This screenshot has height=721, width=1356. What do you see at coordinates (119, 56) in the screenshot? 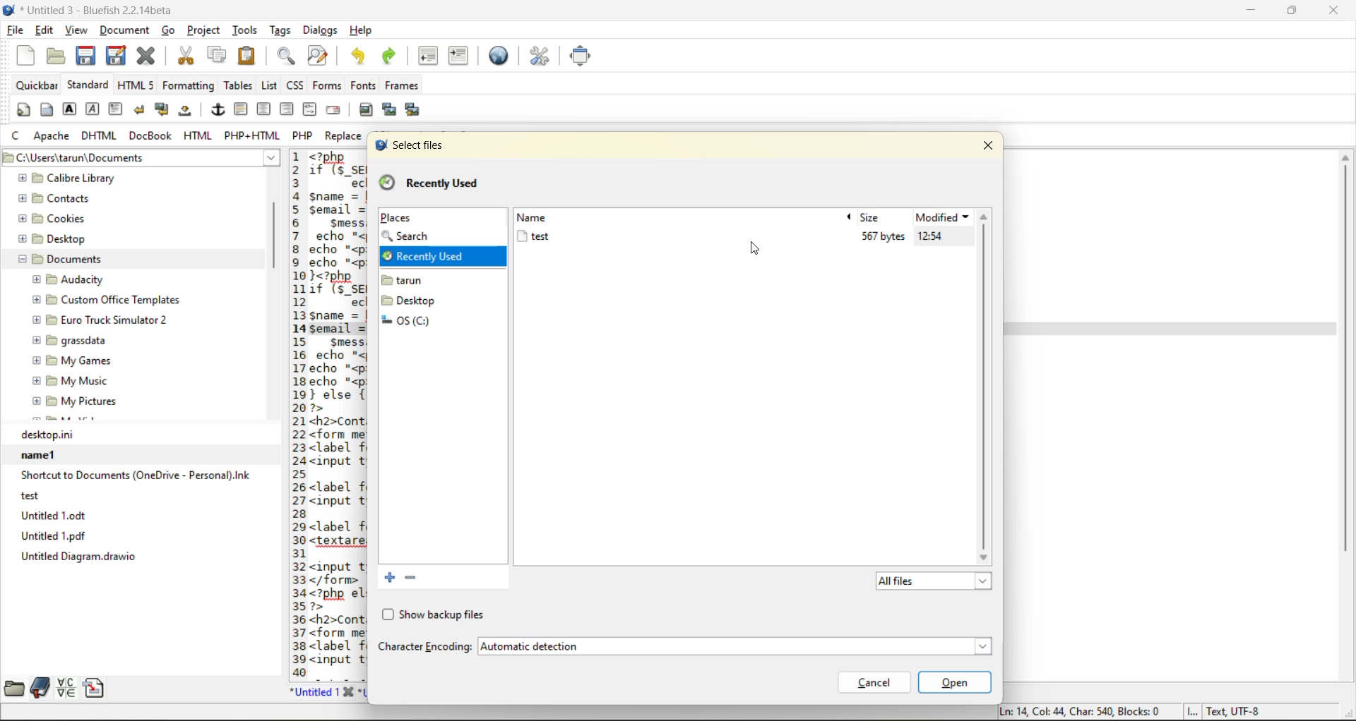
I see `save as` at bounding box center [119, 56].